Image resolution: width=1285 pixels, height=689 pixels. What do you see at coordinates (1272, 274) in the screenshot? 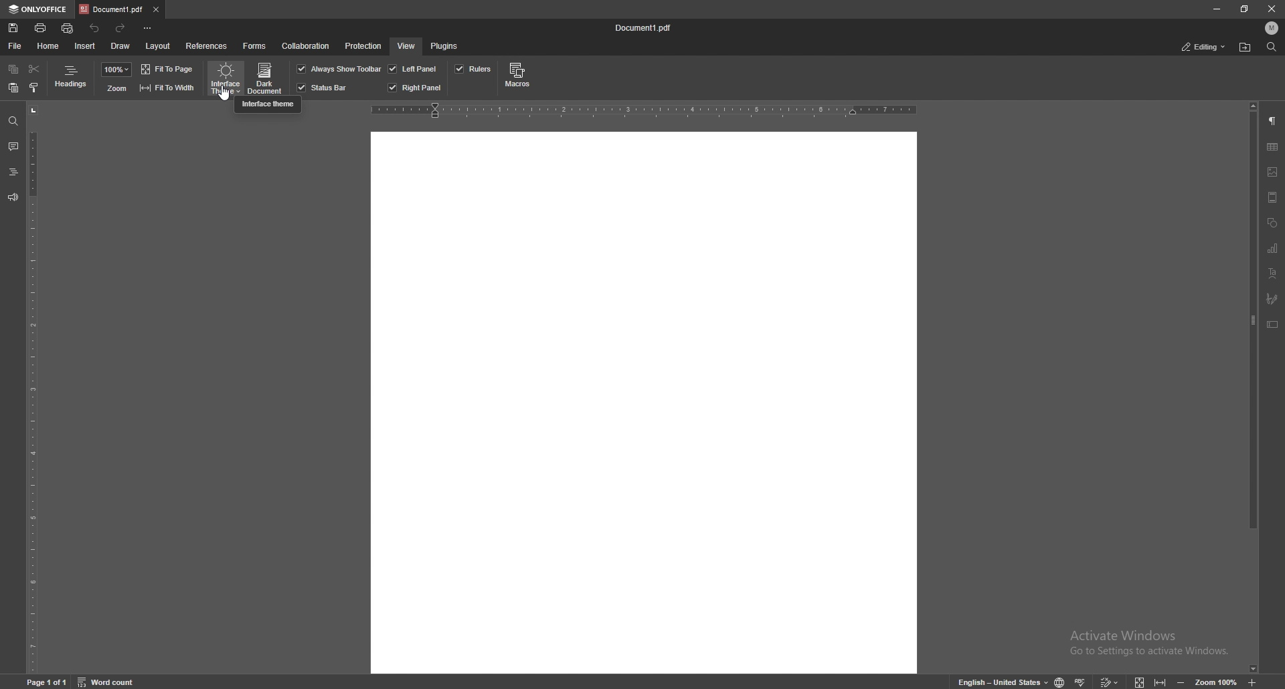
I see `text art` at bounding box center [1272, 274].